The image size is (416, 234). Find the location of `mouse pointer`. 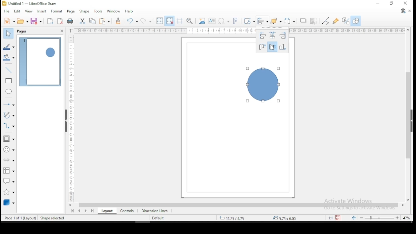

mouse pointer is located at coordinates (273, 48).